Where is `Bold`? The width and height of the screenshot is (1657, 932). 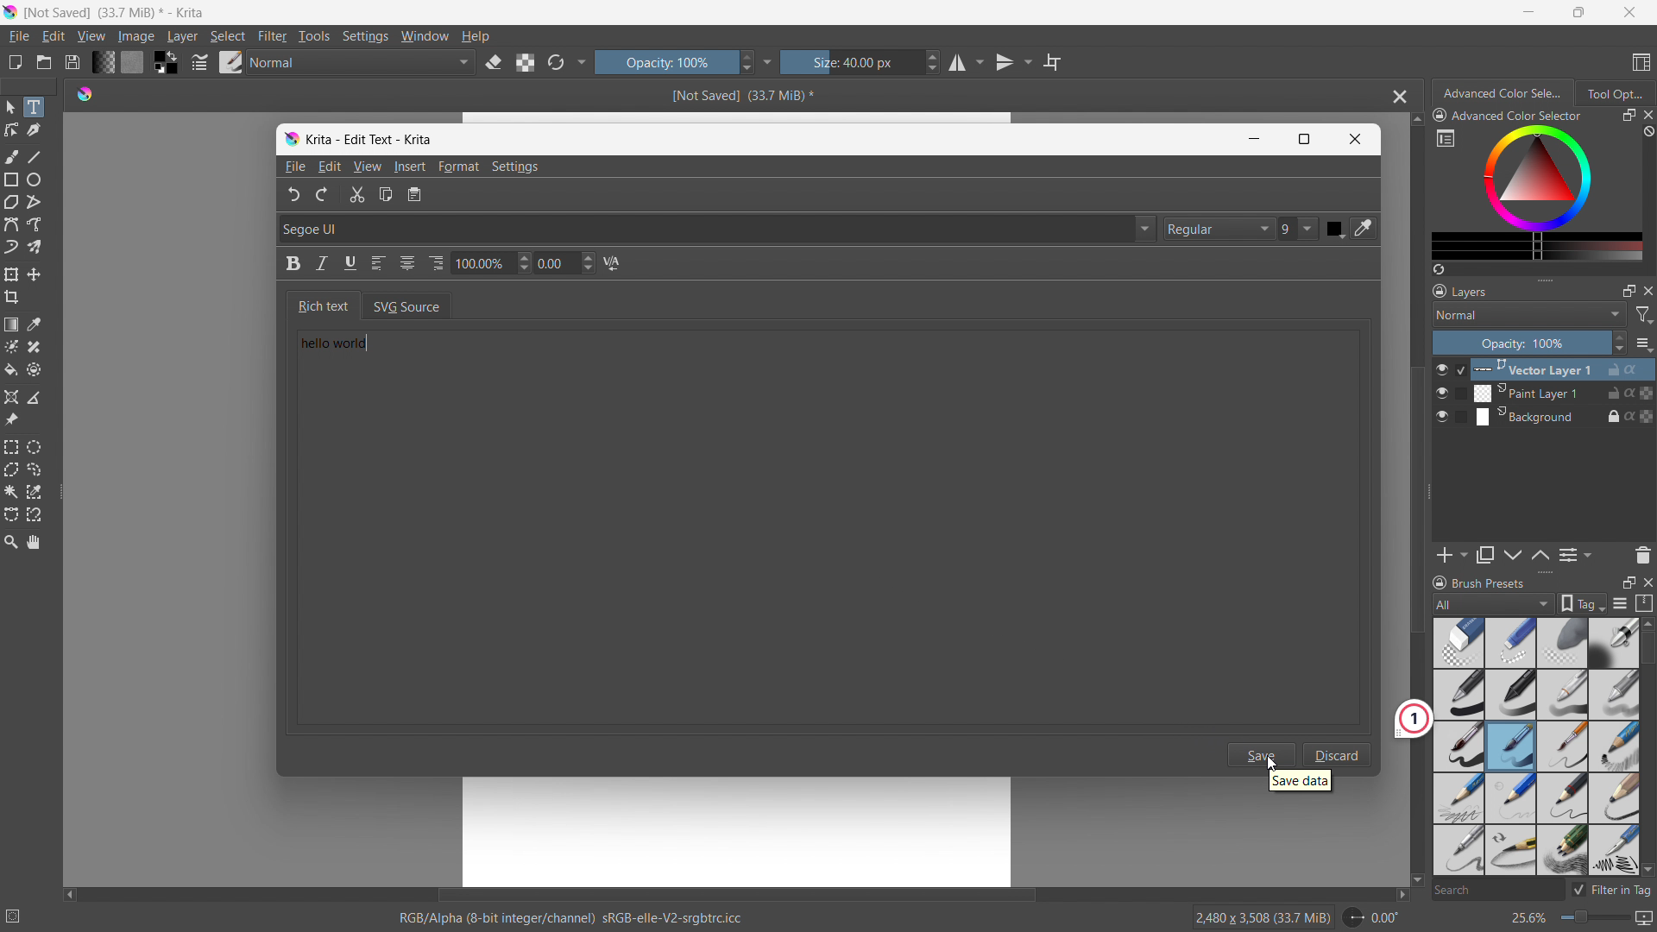 Bold is located at coordinates (287, 267).